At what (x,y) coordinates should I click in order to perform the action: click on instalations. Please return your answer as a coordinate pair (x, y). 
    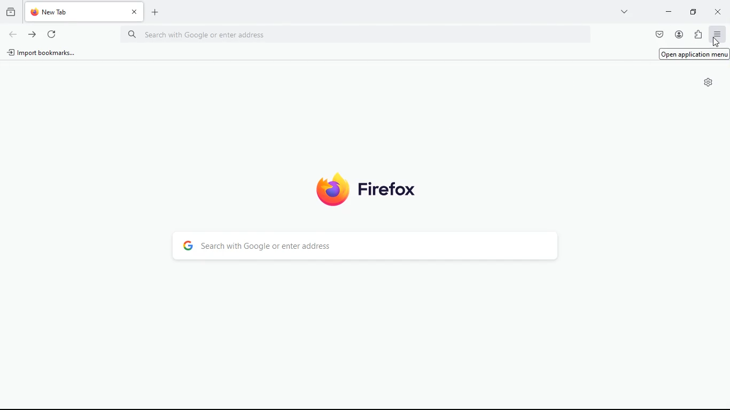
    Looking at the image, I should click on (697, 35).